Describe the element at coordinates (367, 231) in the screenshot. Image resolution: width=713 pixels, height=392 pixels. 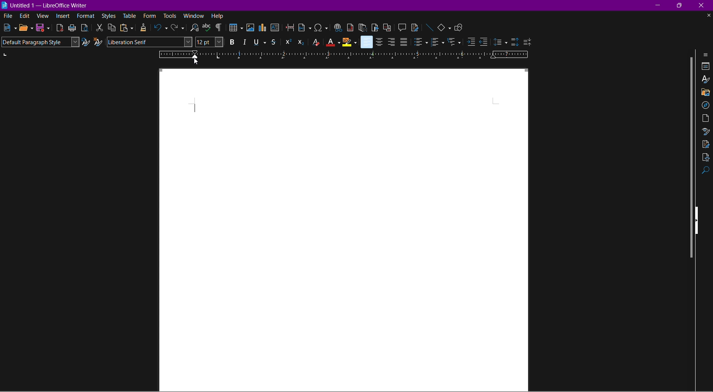
I see `Page` at that location.